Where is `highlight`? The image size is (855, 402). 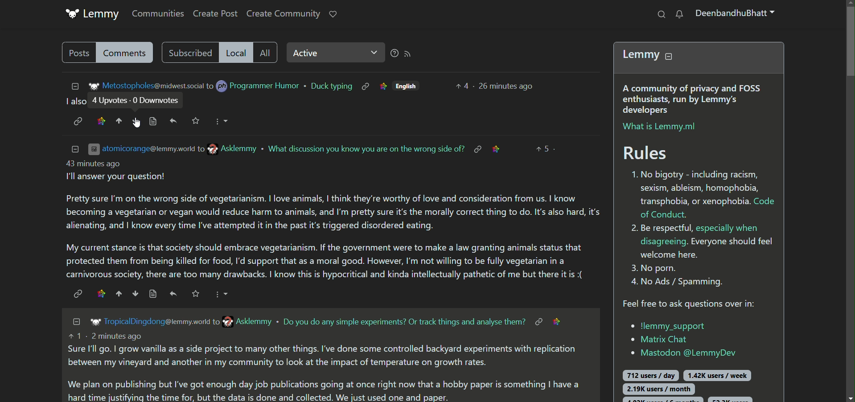 highlight is located at coordinates (499, 148).